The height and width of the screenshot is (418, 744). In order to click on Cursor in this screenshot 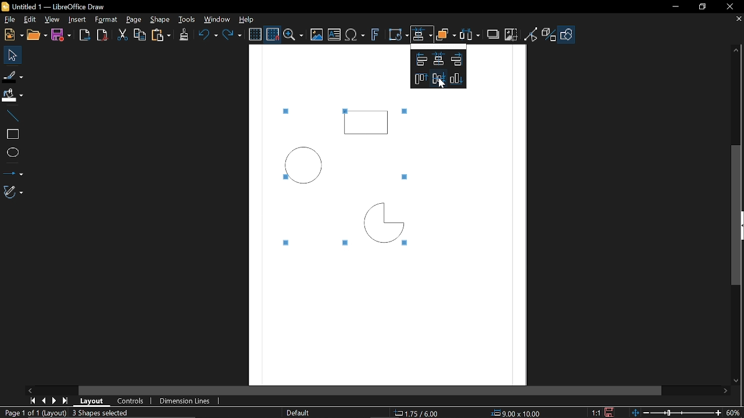, I will do `click(441, 86)`.